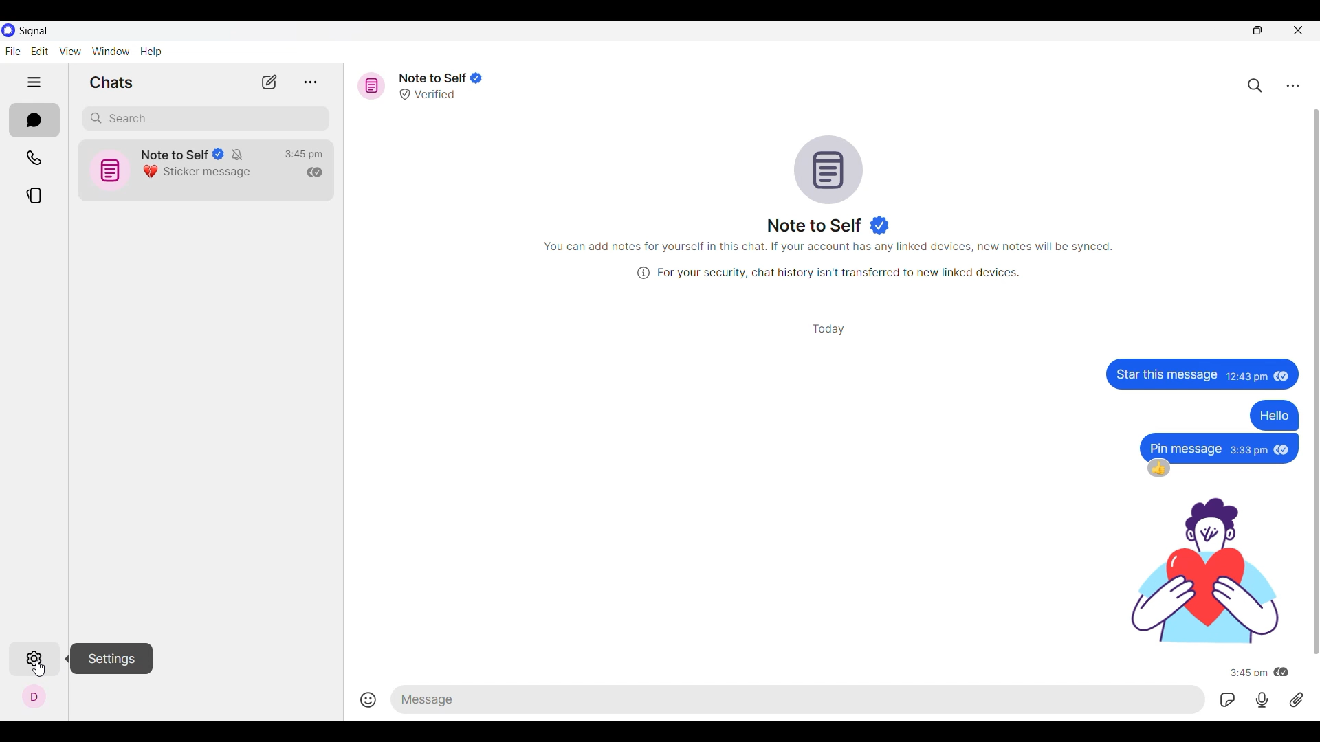 This screenshot has height=742, width=1320. I want to click on gif, so click(1202, 570).